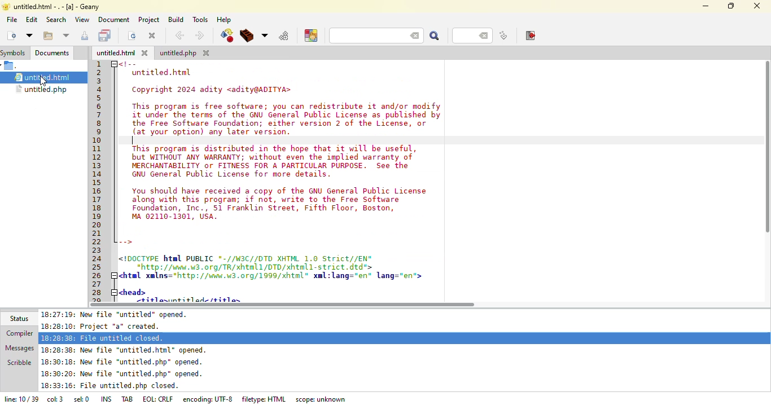 Image resolution: width=771 pixels, height=405 pixels. Describe the element at coordinates (103, 399) in the screenshot. I see `ins` at that location.